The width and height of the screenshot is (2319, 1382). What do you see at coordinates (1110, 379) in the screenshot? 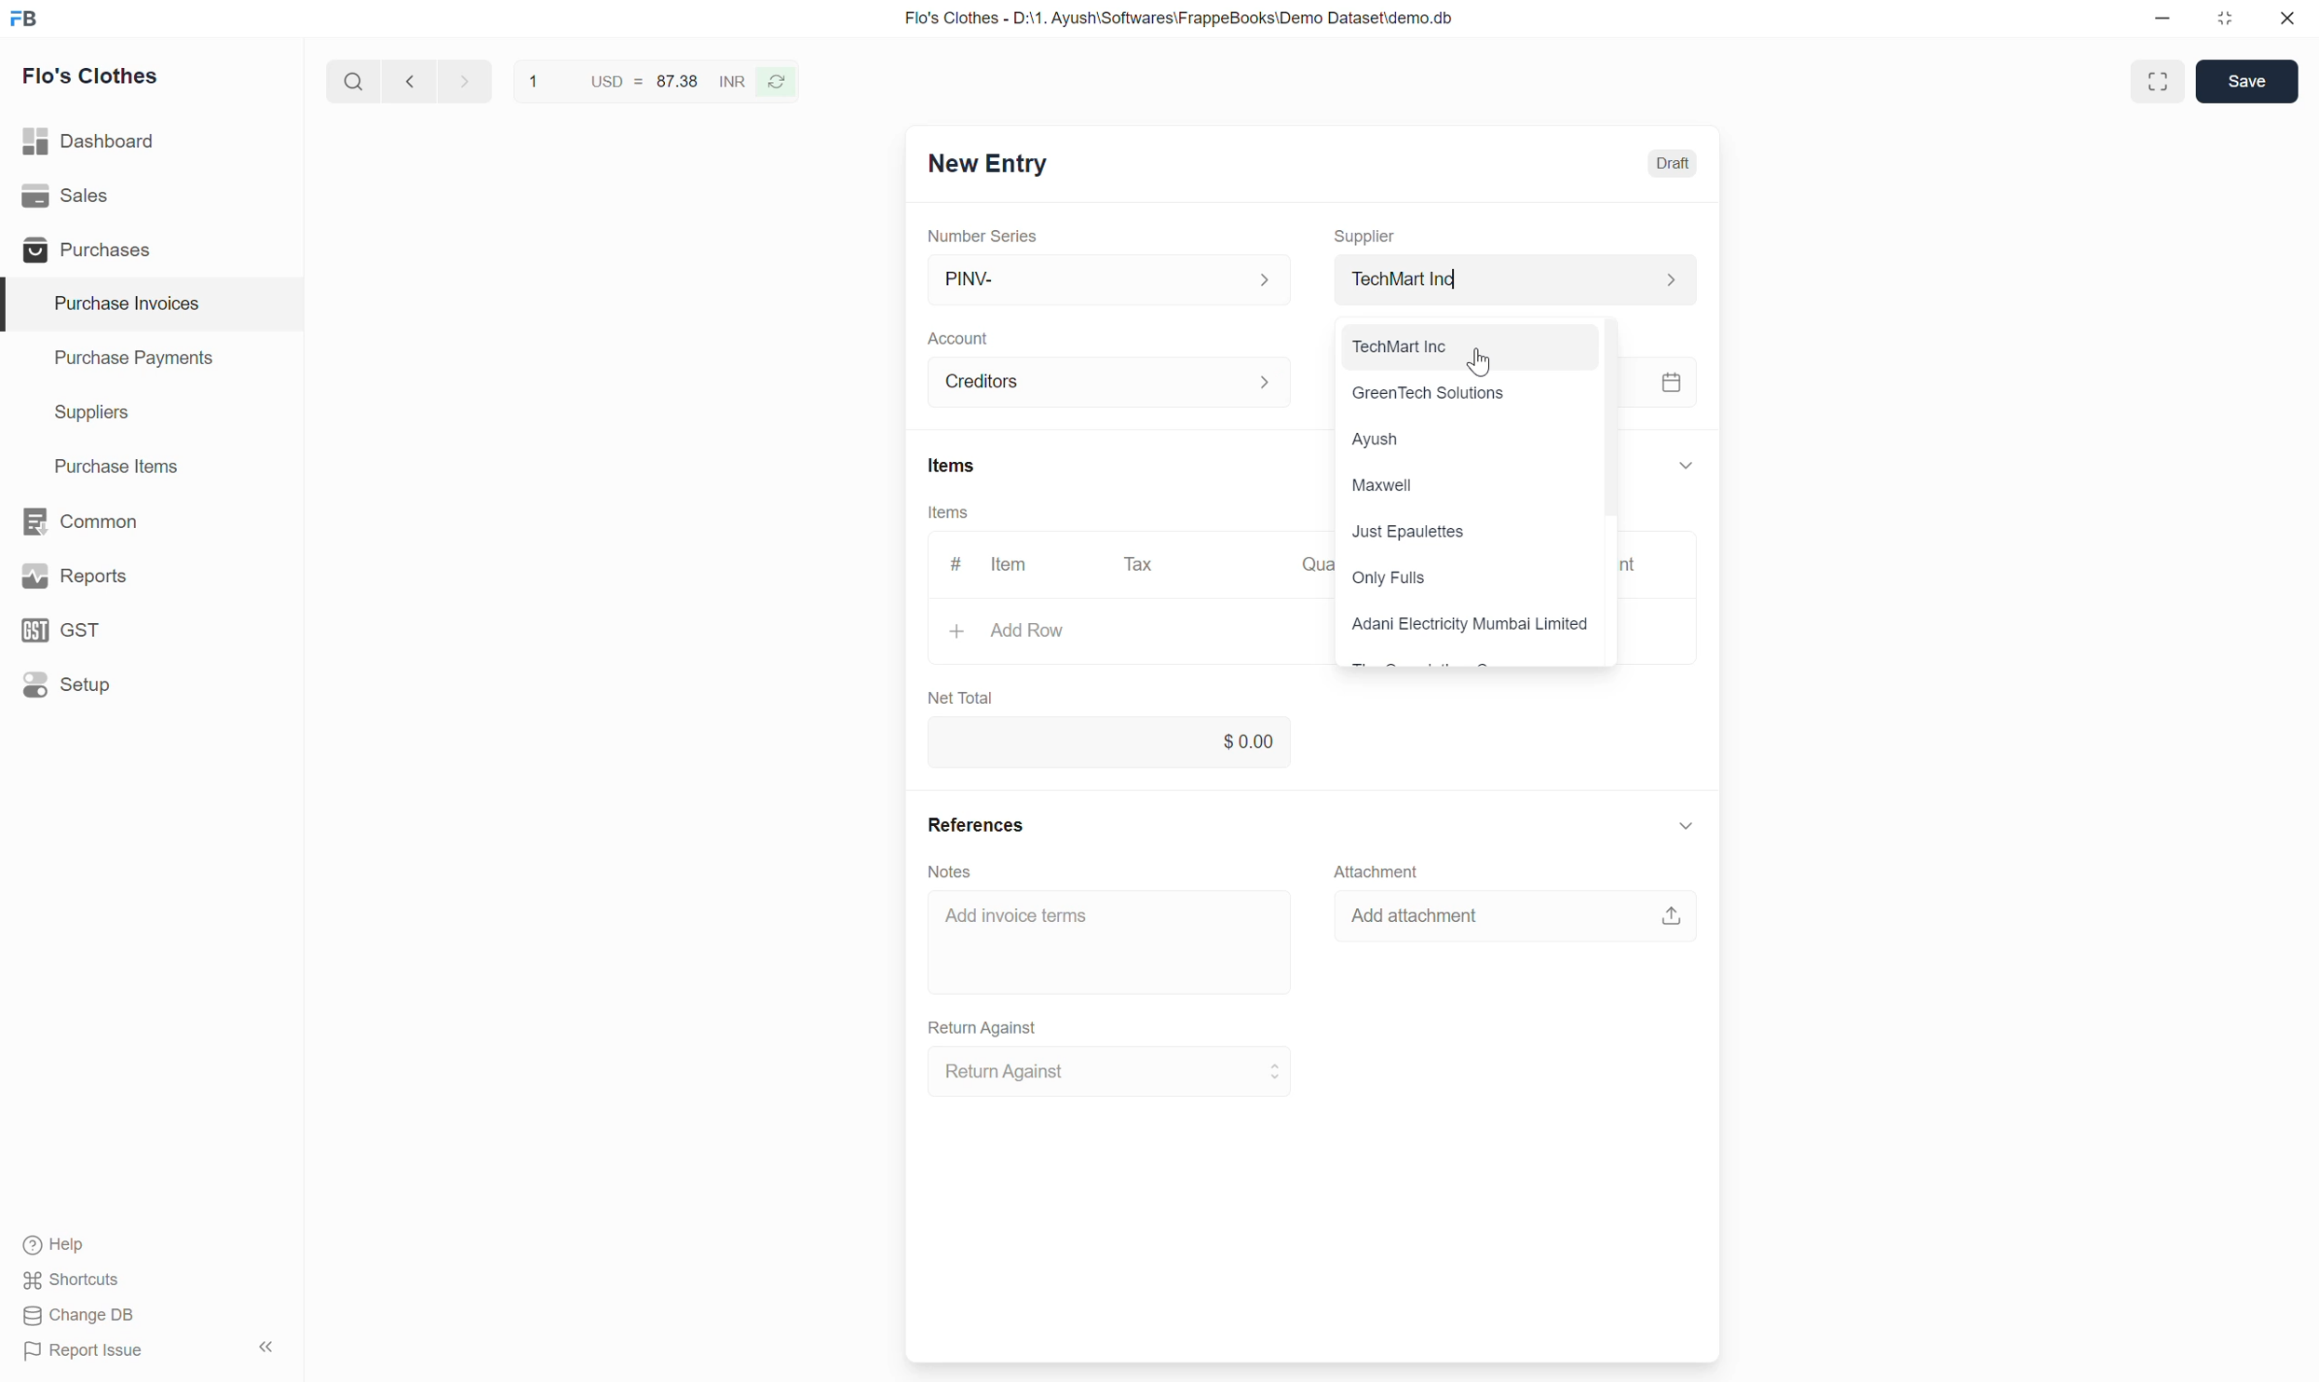
I see `Account ` at bounding box center [1110, 379].